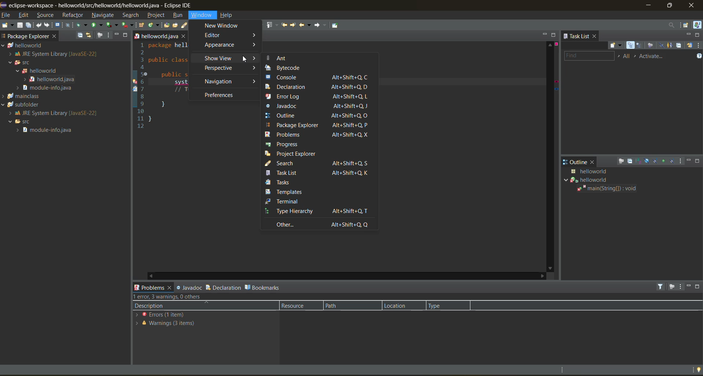  I want to click on path, so click(347, 306).